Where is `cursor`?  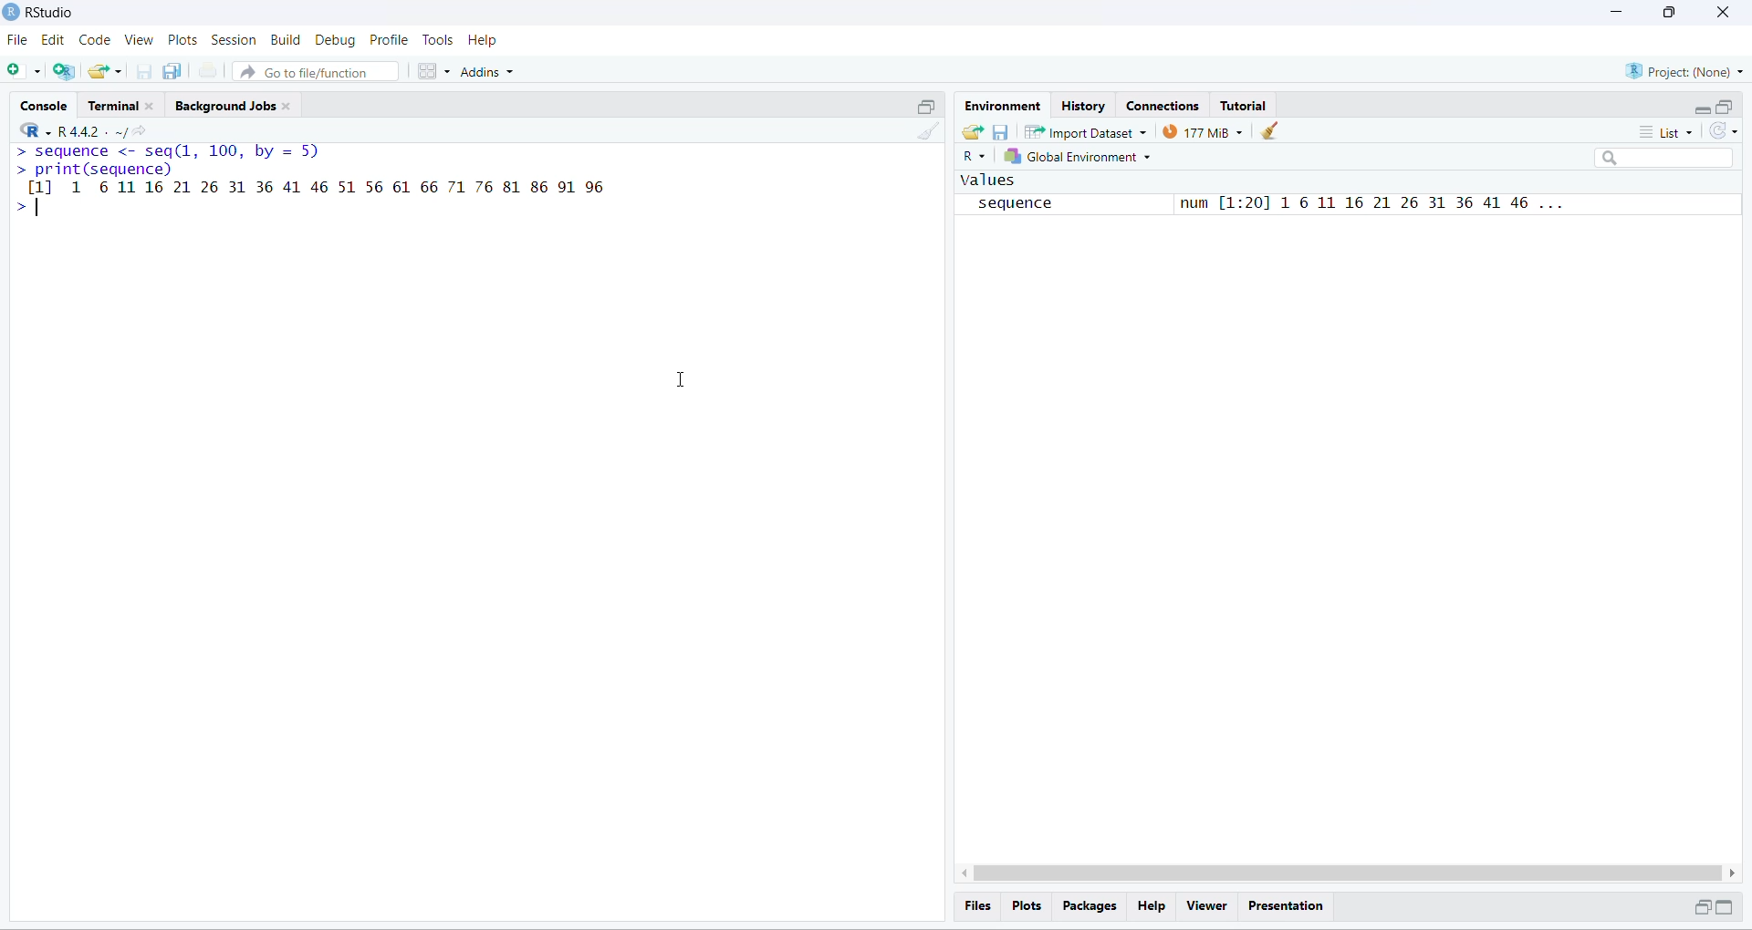
cursor is located at coordinates (678, 380).